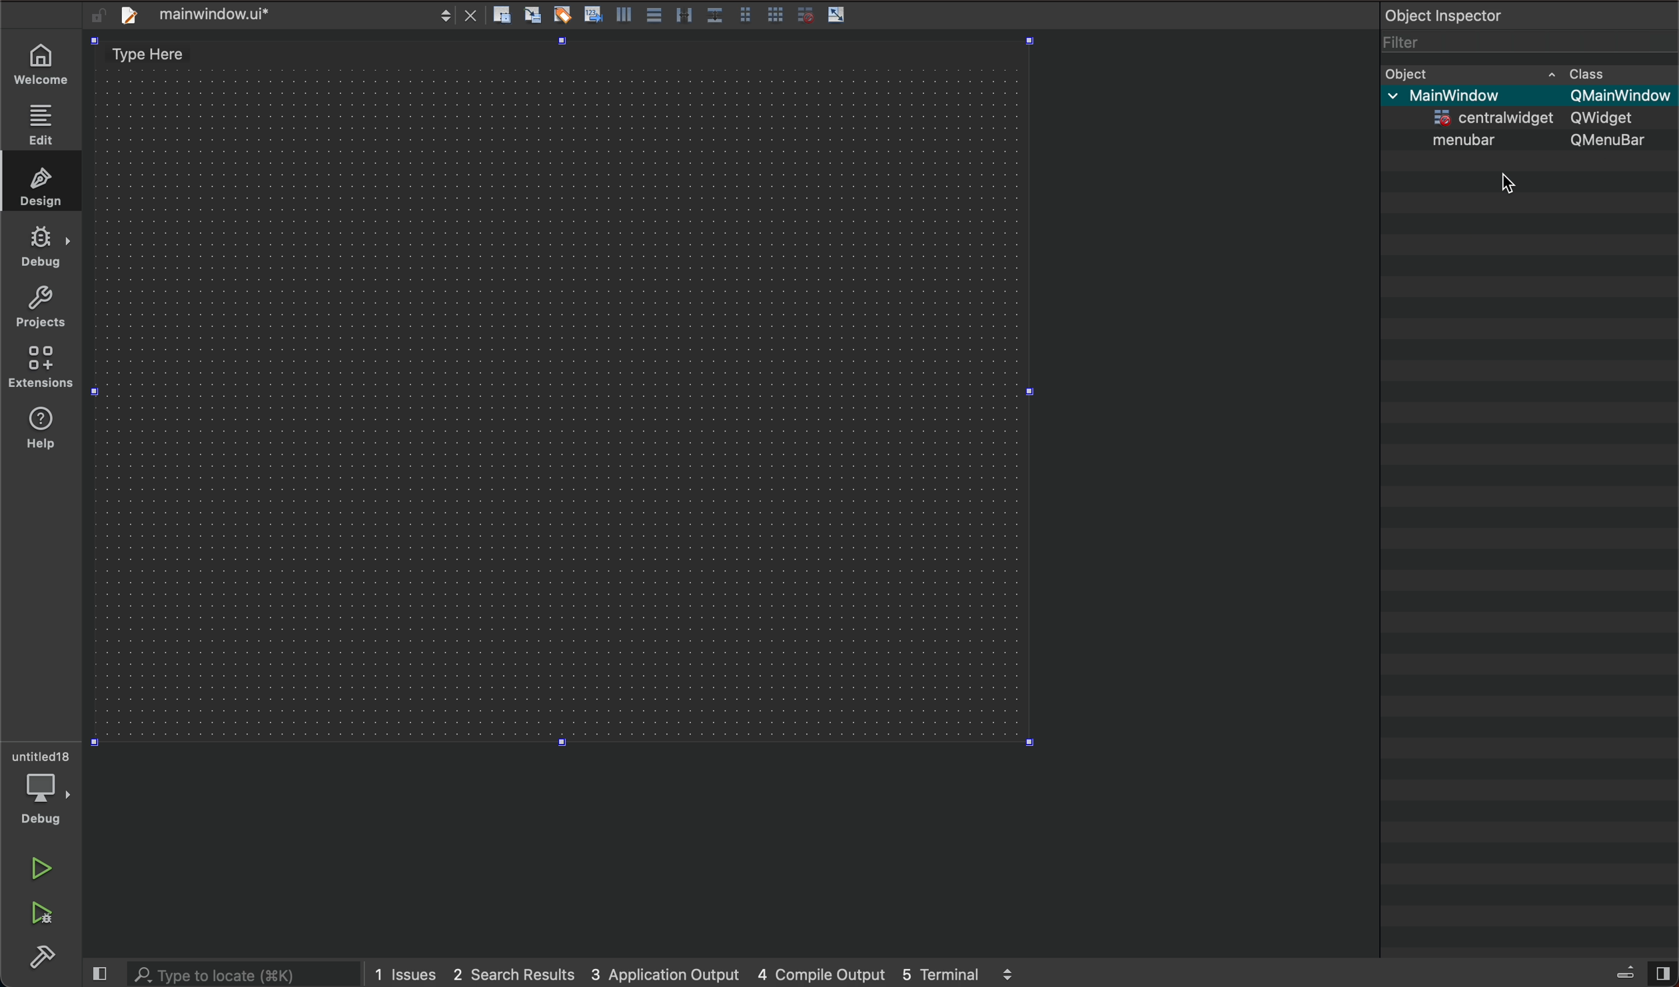 The image size is (1679, 987). Describe the element at coordinates (39, 312) in the screenshot. I see `projects` at that location.